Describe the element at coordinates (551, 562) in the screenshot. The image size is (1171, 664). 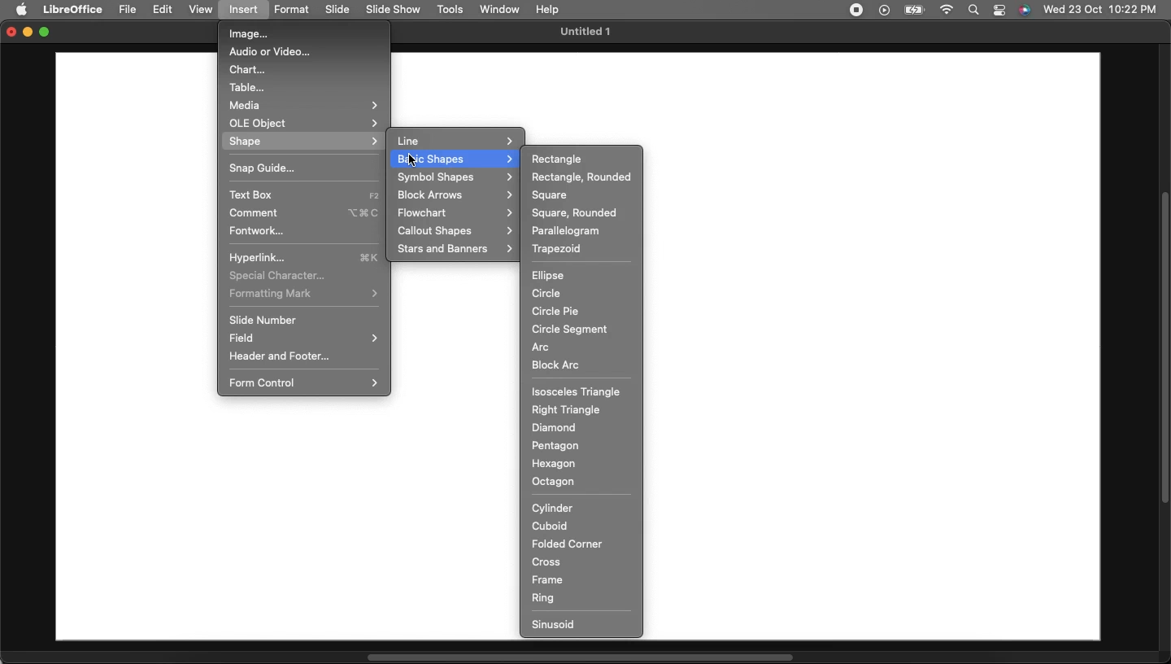
I see `Cross` at that location.